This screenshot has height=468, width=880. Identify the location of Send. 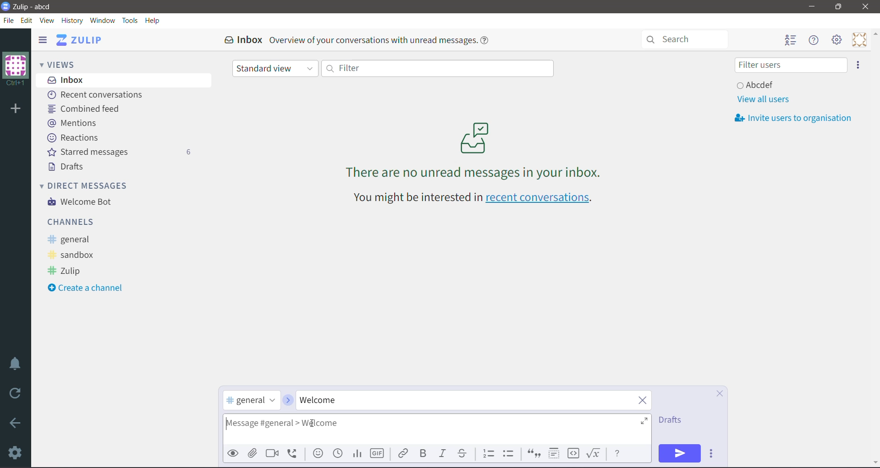
(680, 453).